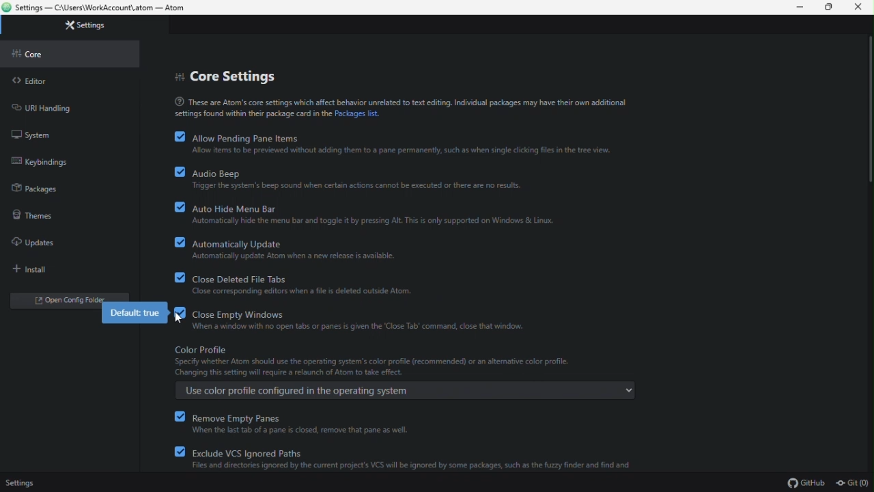 Image resolution: width=874 pixels, height=492 pixels. Describe the element at coordinates (367, 179) in the screenshot. I see `audio beep` at that location.